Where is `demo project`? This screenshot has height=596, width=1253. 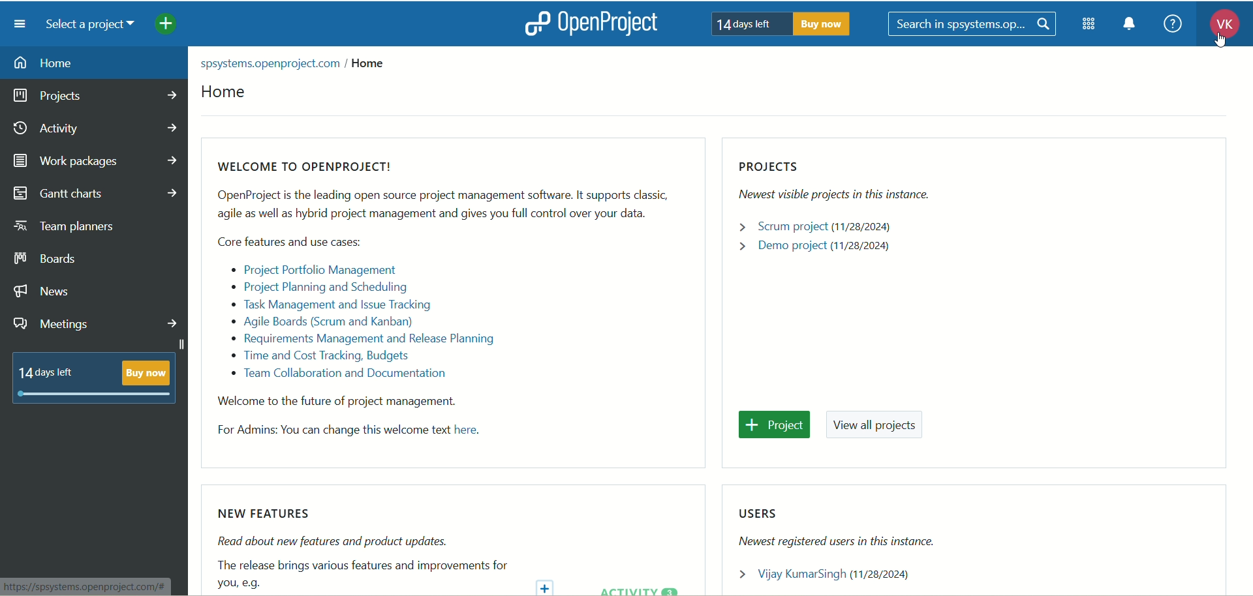
demo project is located at coordinates (815, 250).